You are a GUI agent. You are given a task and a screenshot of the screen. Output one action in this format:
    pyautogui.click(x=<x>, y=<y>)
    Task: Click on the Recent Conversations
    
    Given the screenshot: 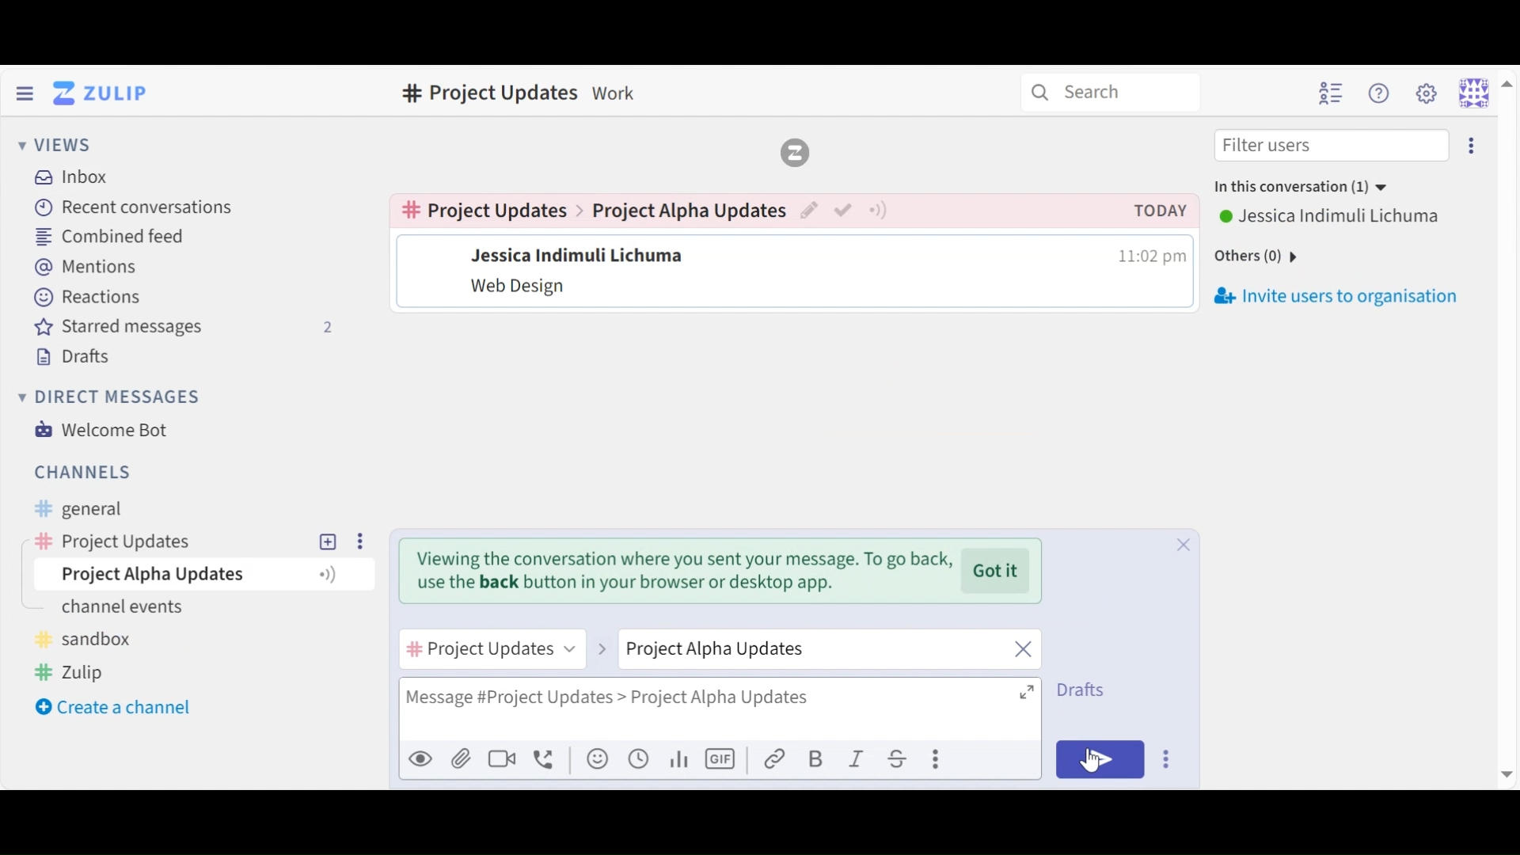 What is the action you would take?
    pyautogui.click(x=135, y=207)
    